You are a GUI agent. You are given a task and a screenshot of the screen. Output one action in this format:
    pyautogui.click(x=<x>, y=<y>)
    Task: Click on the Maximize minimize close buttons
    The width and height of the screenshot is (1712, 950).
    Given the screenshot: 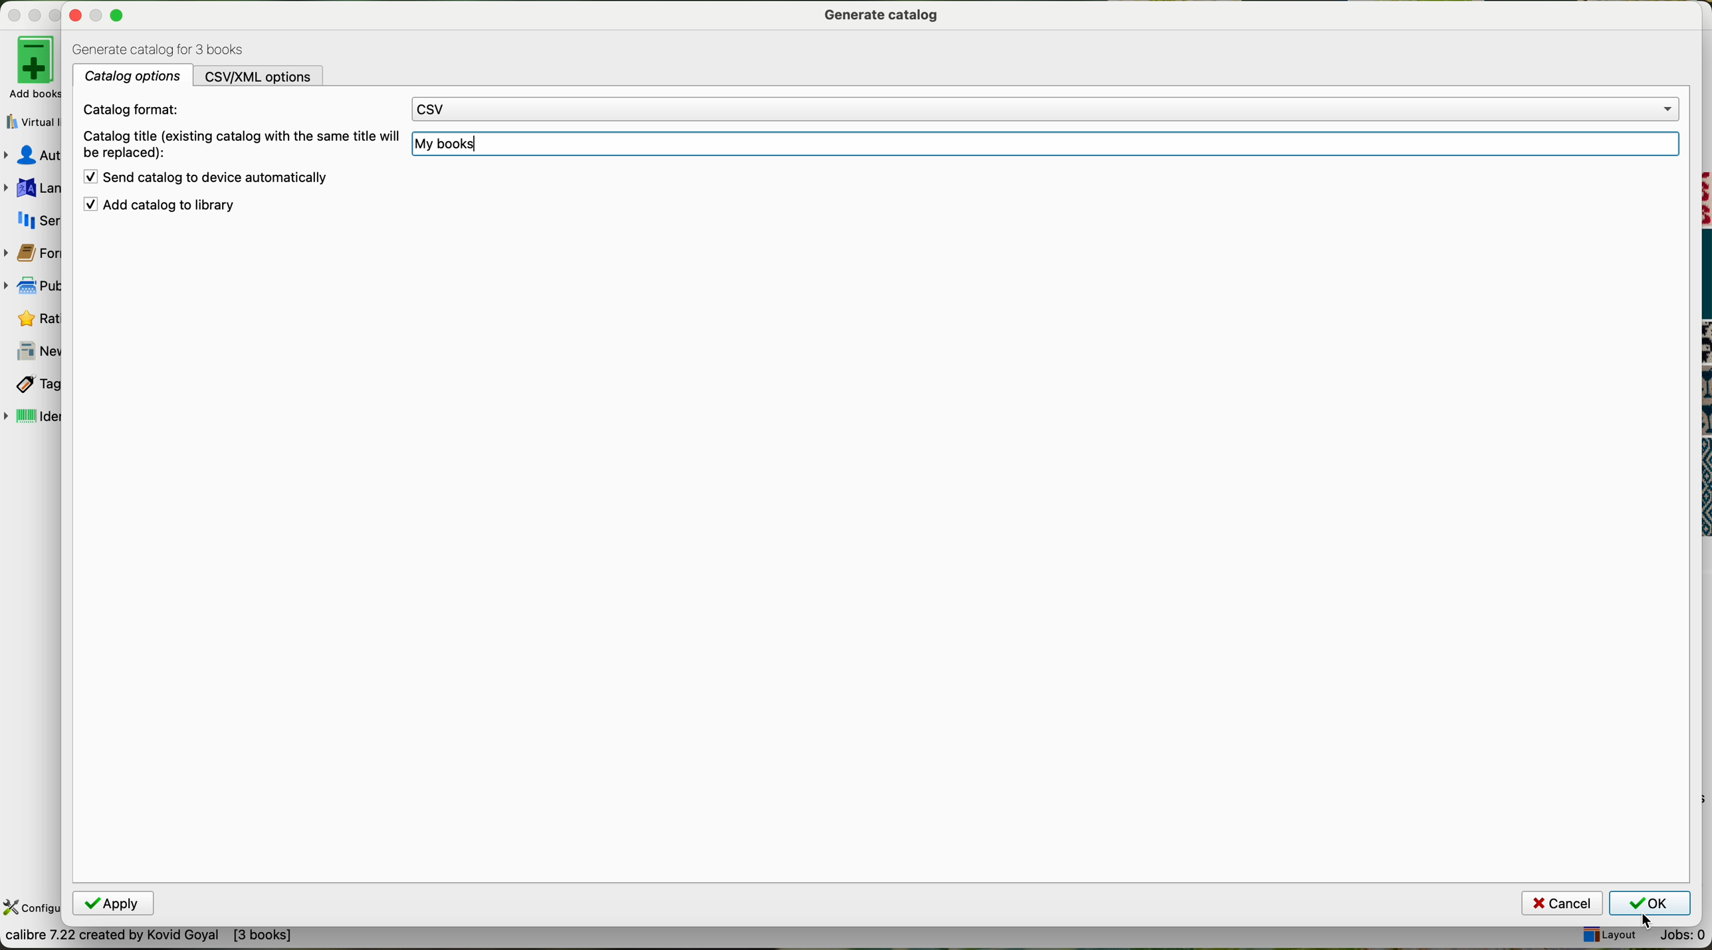 What is the action you would take?
    pyautogui.click(x=117, y=15)
    